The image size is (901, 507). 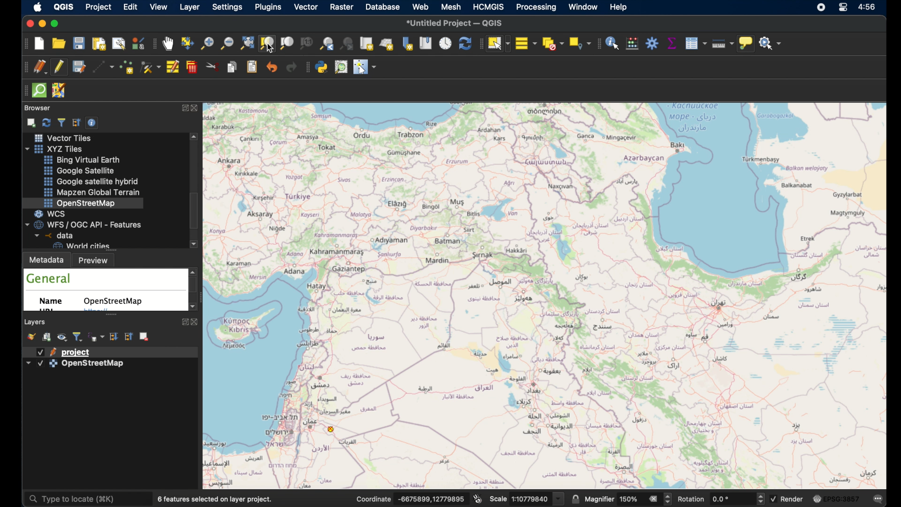 I want to click on render, so click(x=793, y=499).